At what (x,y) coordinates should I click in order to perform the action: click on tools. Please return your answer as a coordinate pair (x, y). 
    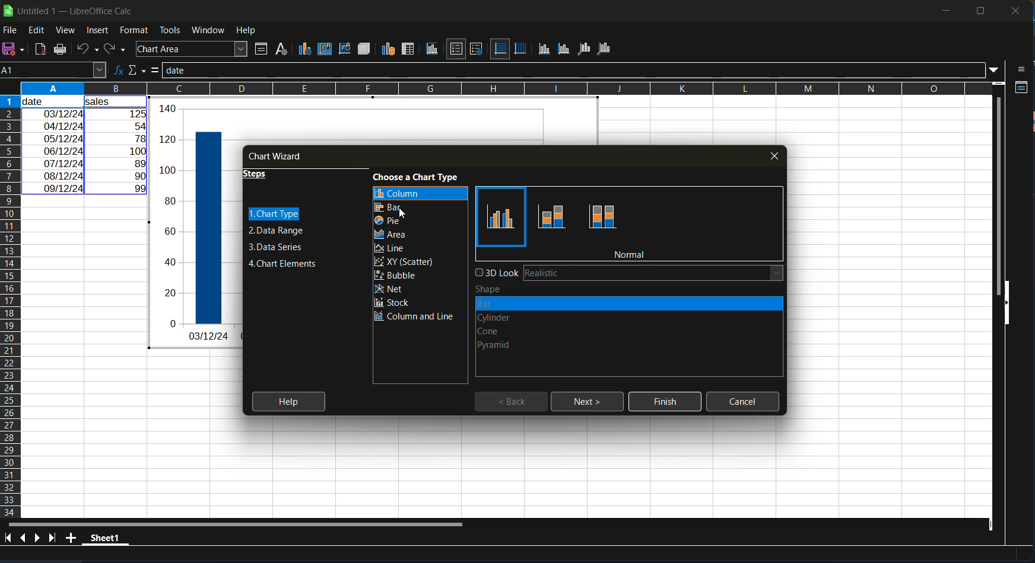
    Looking at the image, I should click on (169, 30).